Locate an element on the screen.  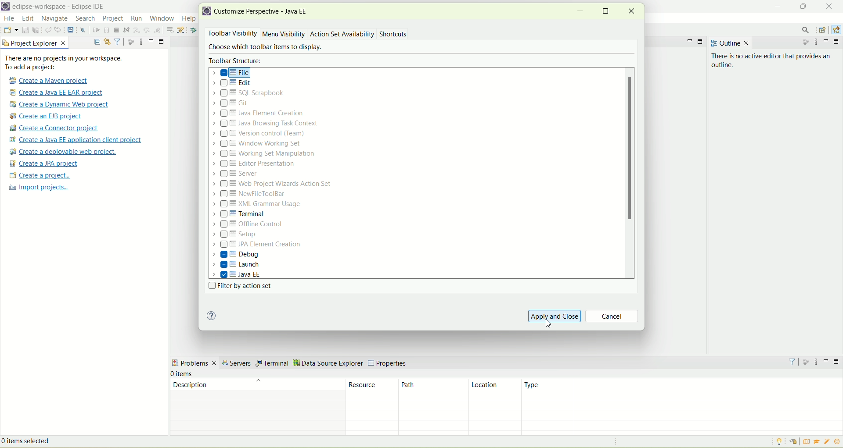
servers is located at coordinates (236, 364).